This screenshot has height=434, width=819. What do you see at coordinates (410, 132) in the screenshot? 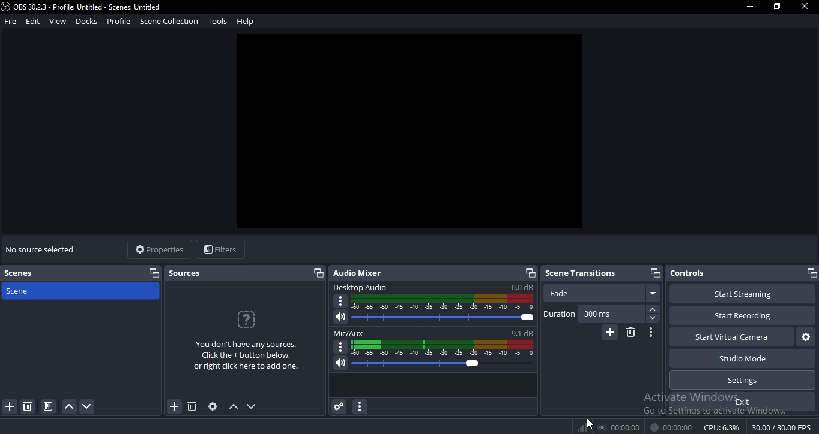
I see `image` at bounding box center [410, 132].